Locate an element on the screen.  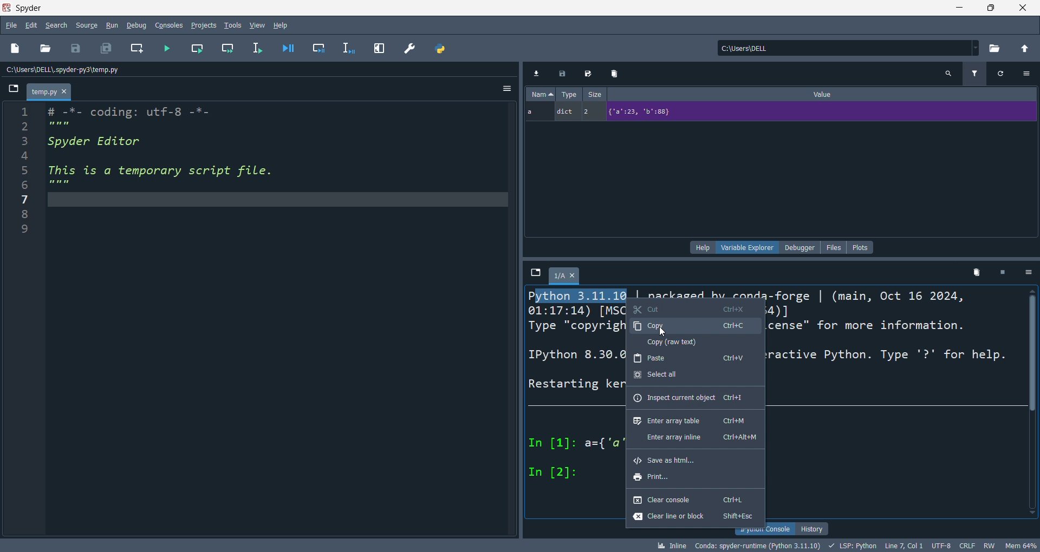
a, dict, 2, {'a':23, 'b': 88} is located at coordinates (778, 113).